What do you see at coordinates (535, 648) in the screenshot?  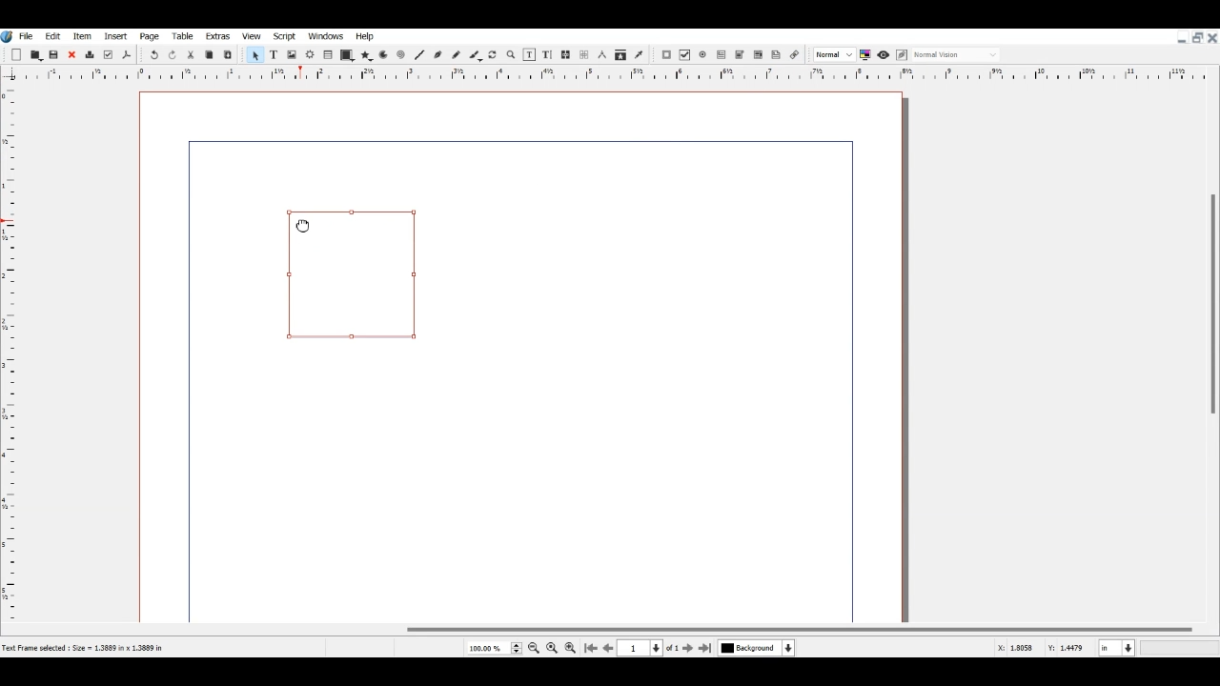 I see `Zoom out` at bounding box center [535, 648].